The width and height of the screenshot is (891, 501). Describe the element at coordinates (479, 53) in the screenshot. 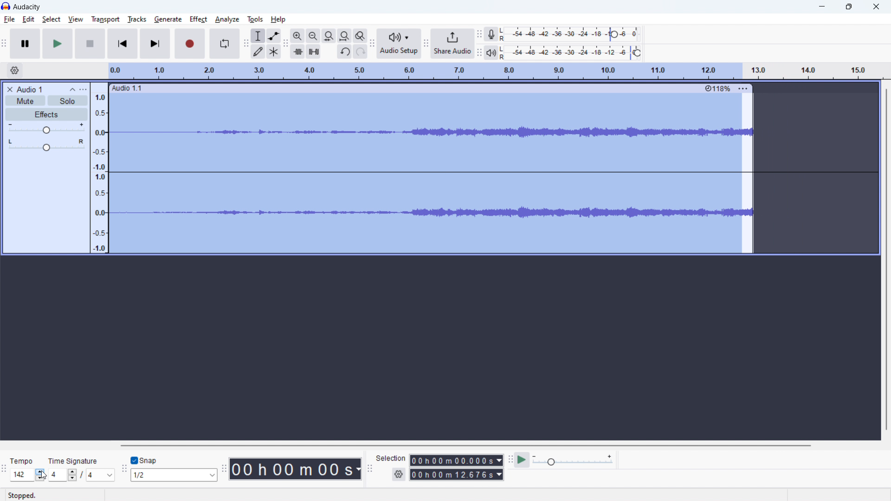

I see `recording meter toolbar` at that location.